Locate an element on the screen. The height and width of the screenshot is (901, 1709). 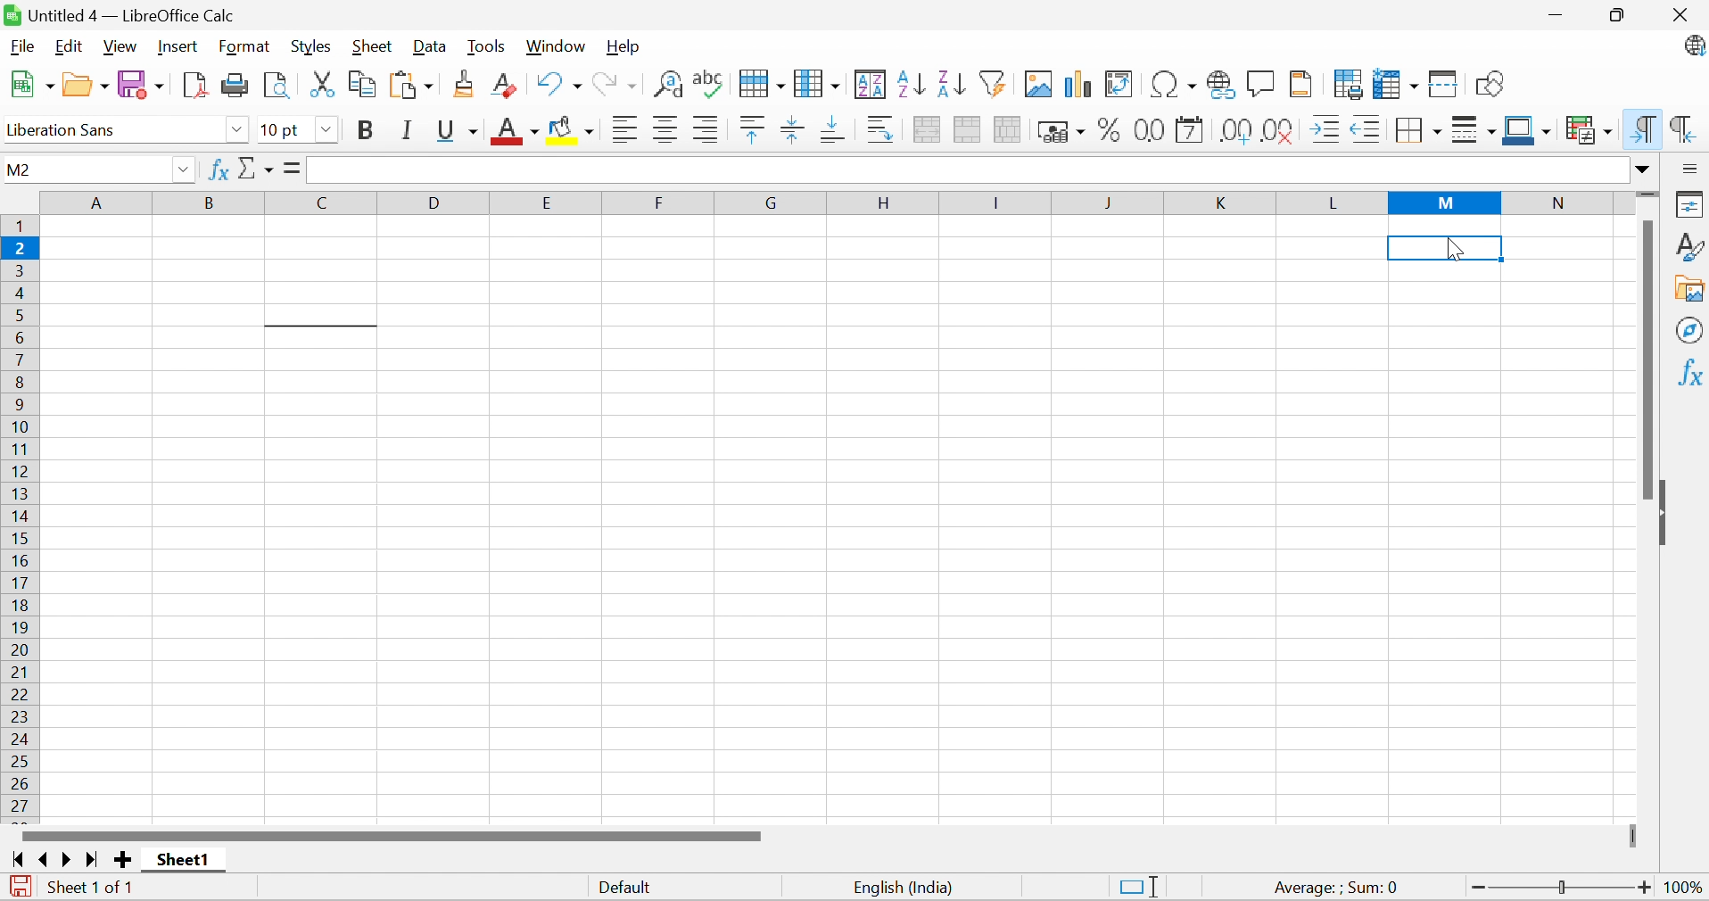
LibreOffice update available is located at coordinates (1695, 49).